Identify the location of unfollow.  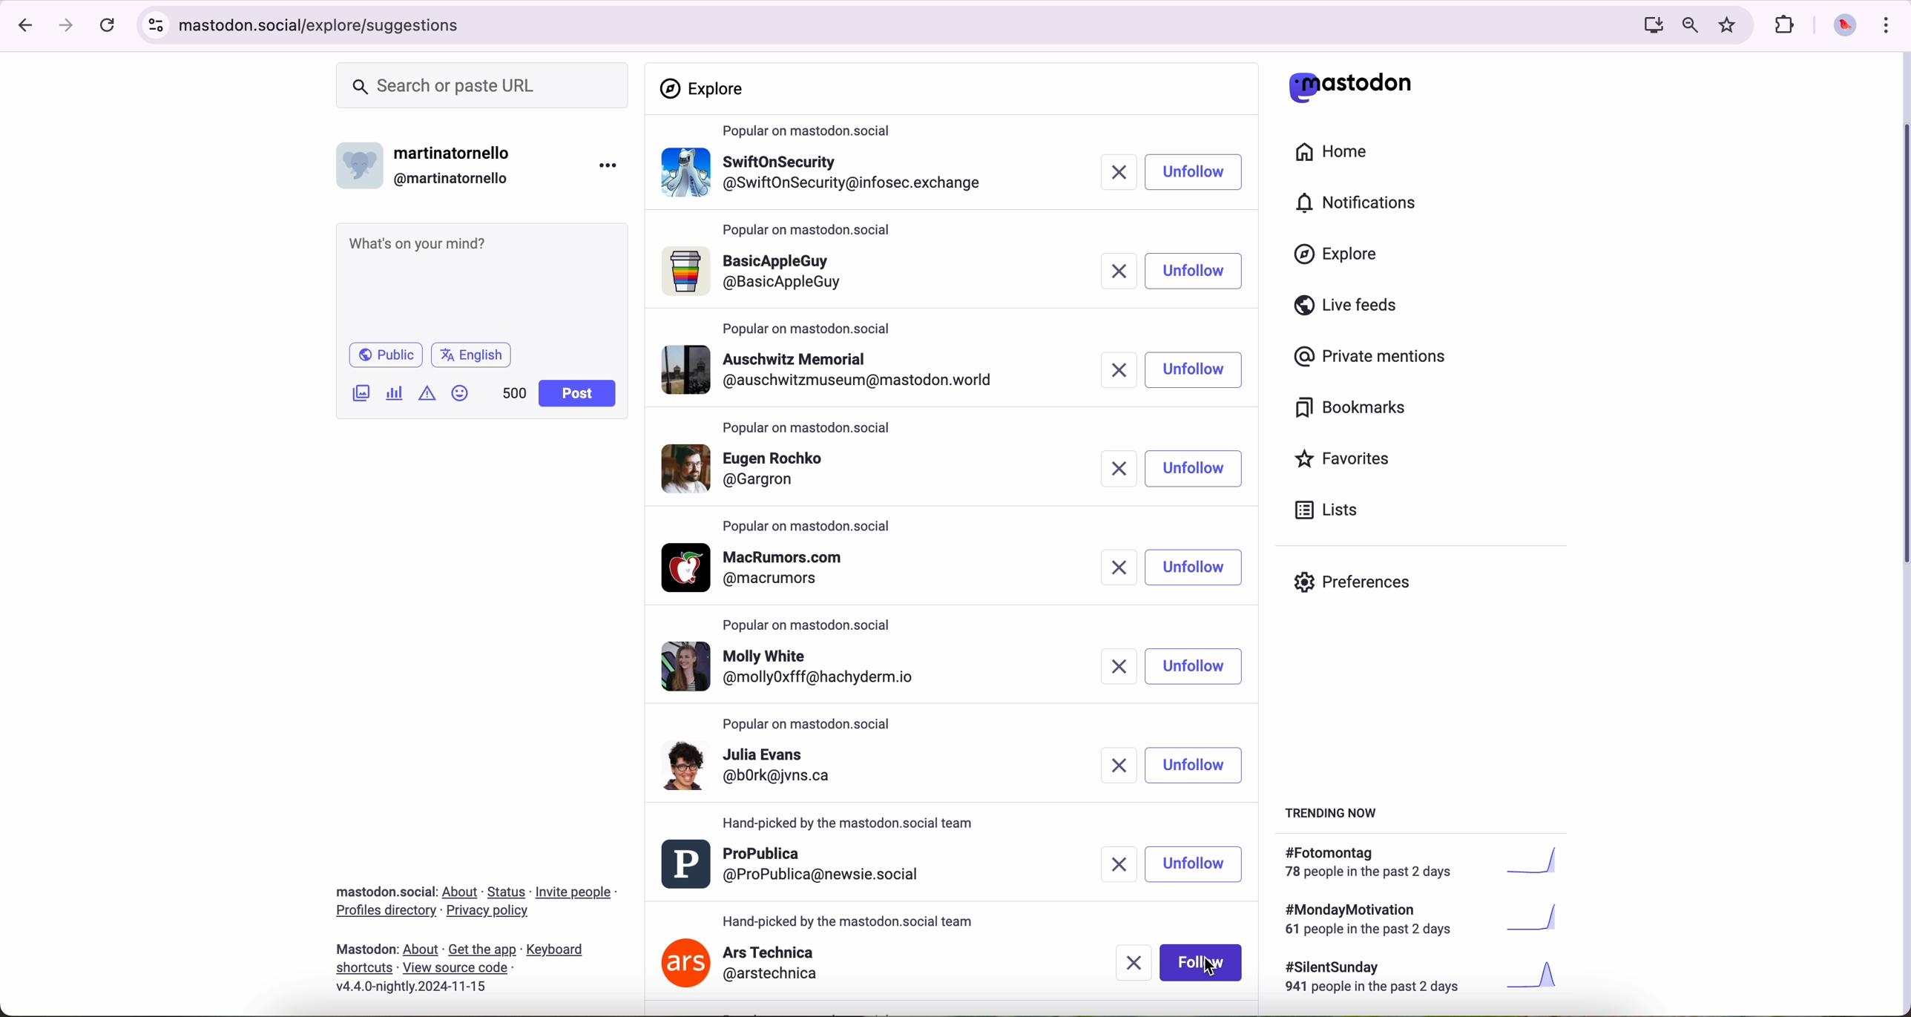
(1197, 667).